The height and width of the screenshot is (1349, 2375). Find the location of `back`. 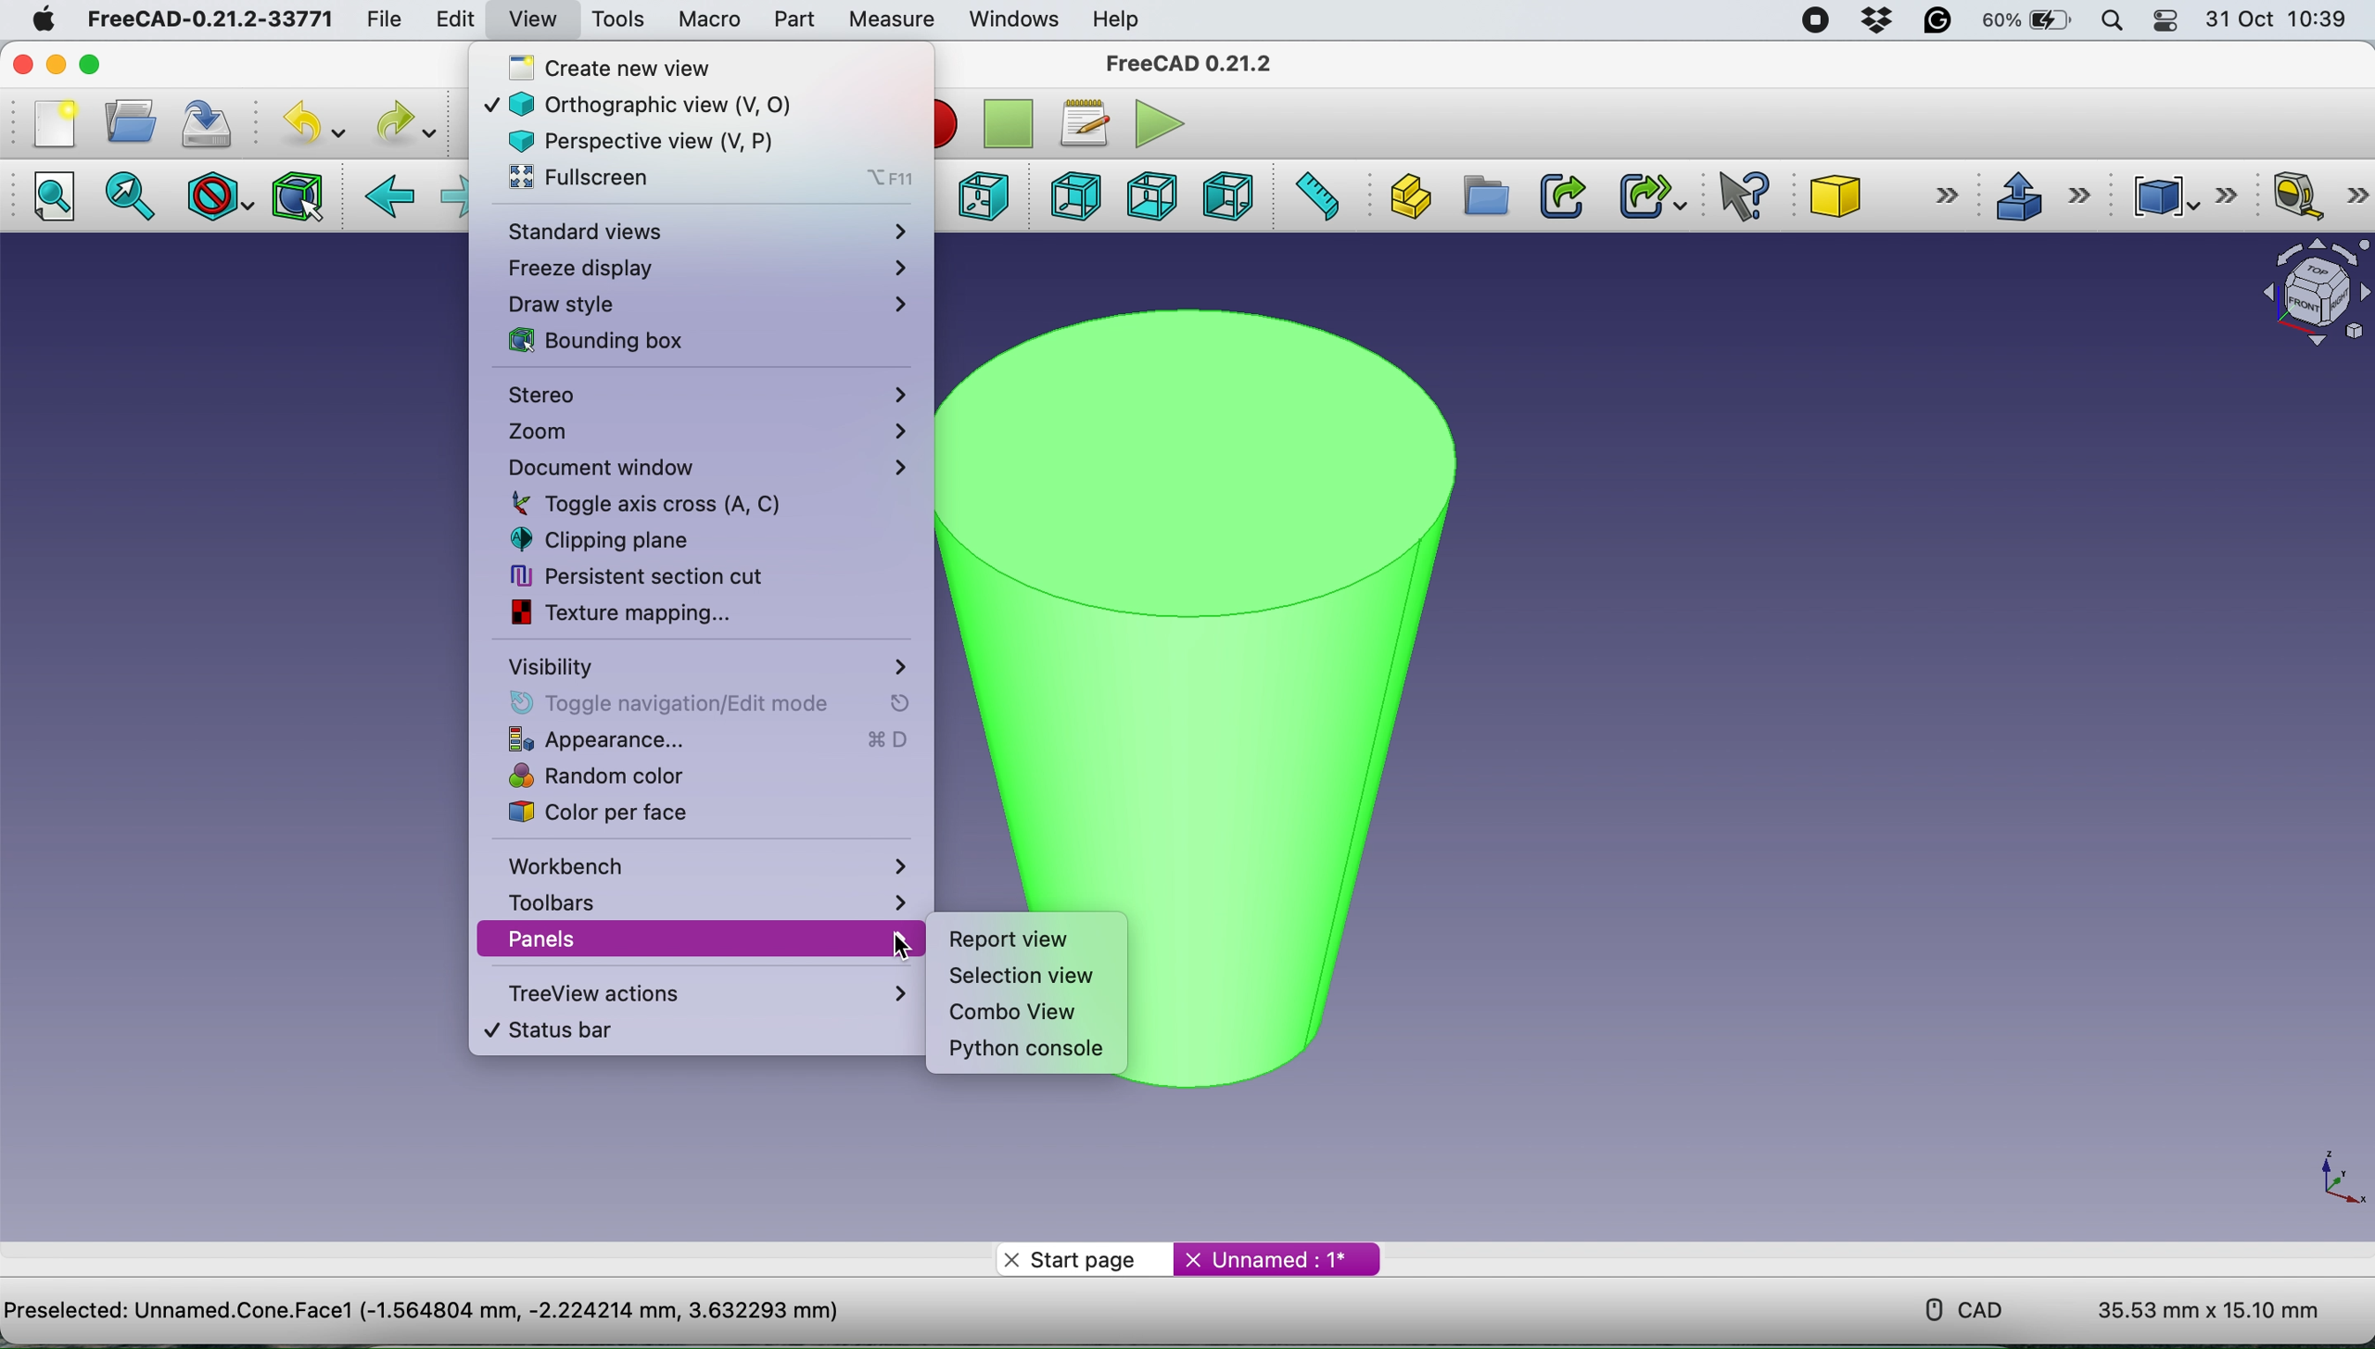

back is located at coordinates (392, 197).